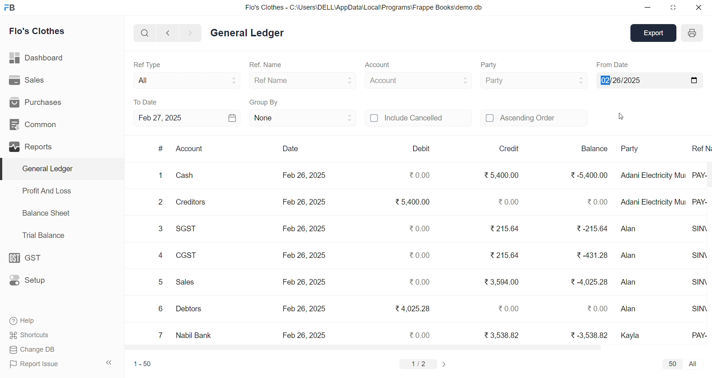 The width and height of the screenshot is (712, 378). What do you see at coordinates (27, 79) in the screenshot?
I see `Sales` at bounding box center [27, 79].